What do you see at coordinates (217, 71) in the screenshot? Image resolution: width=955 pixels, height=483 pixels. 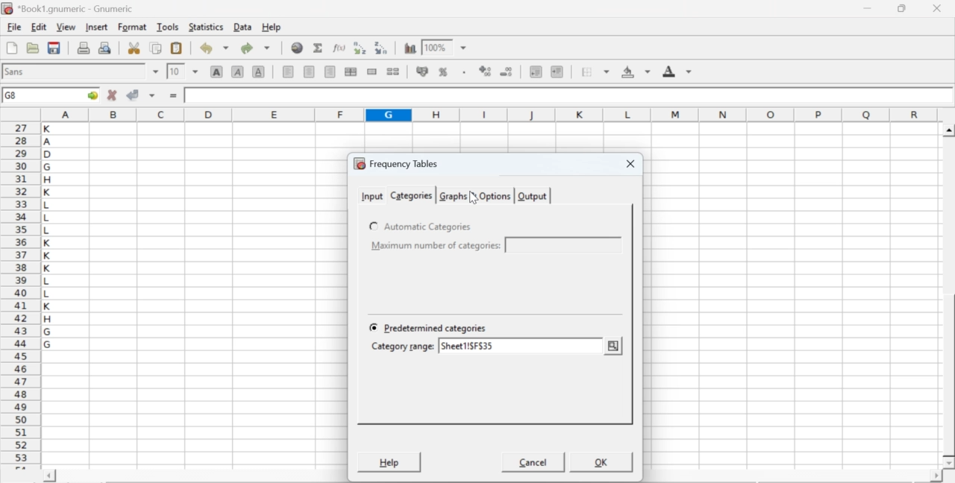 I see `bold` at bounding box center [217, 71].